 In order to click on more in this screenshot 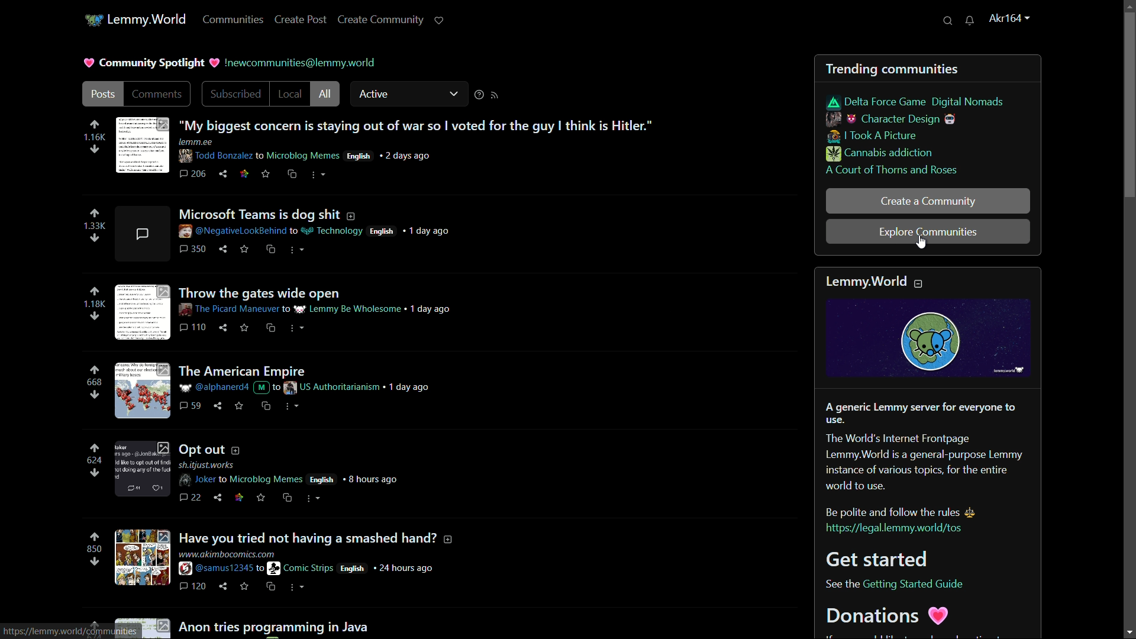, I will do `click(293, 407)`.